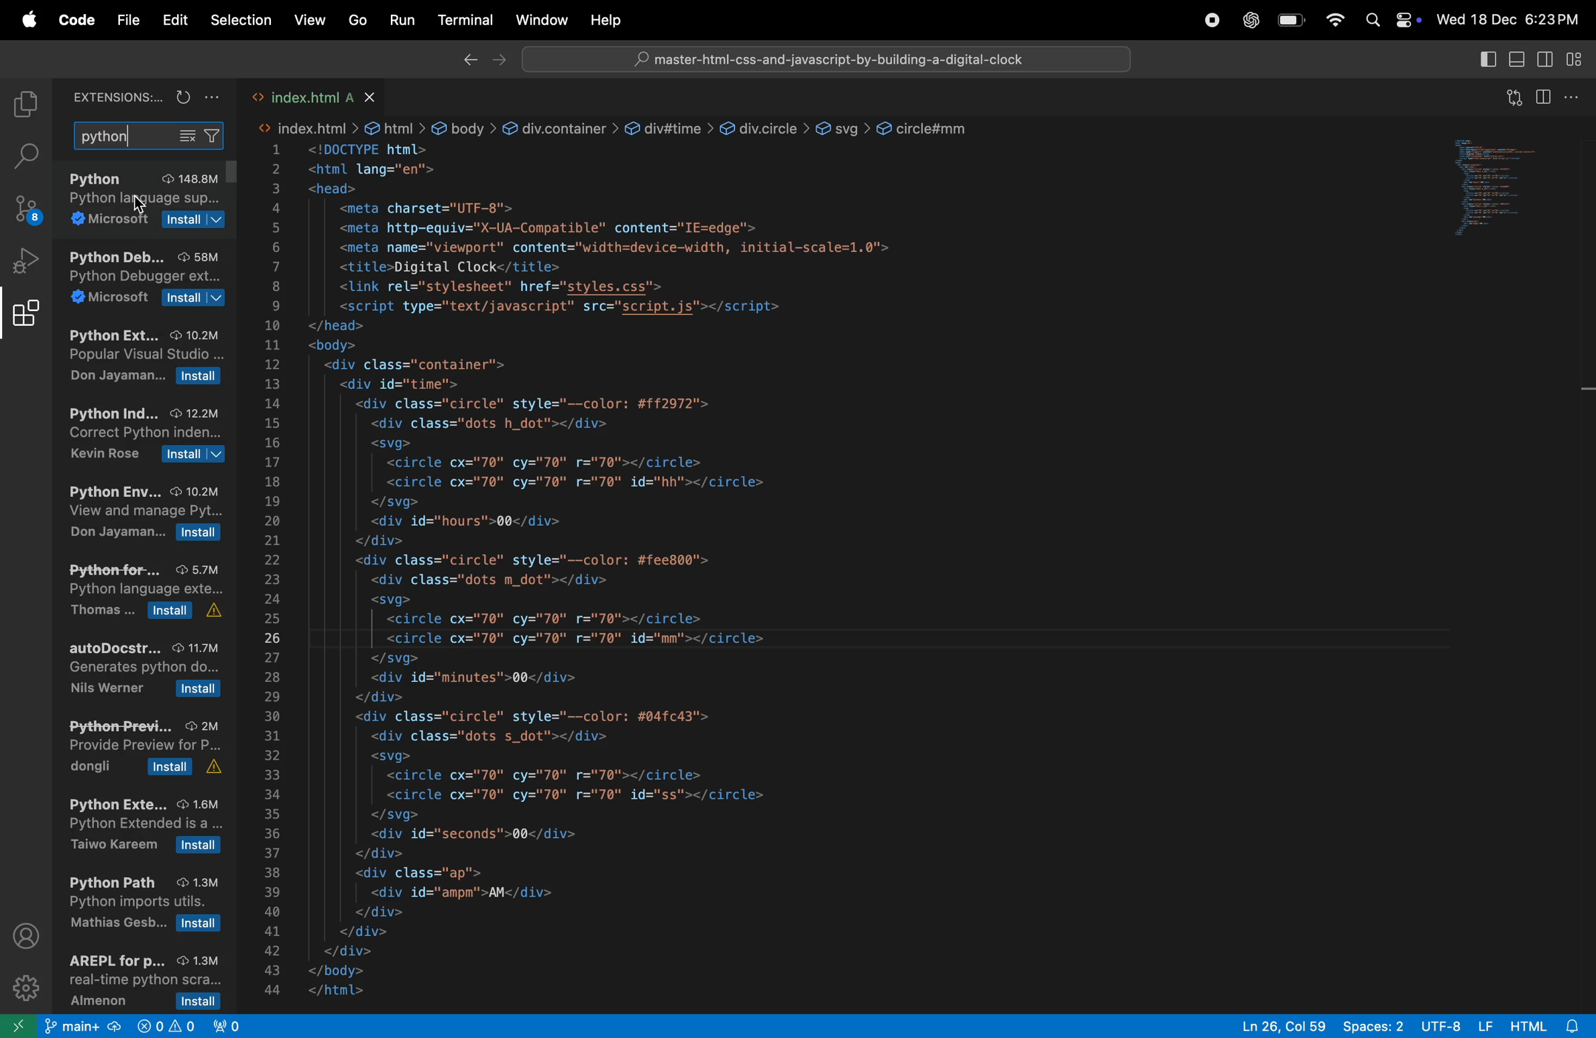 This screenshot has height=1038, width=1596. What do you see at coordinates (463, 60) in the screenshot?
I see `backward` at bounding box center [463, 60].